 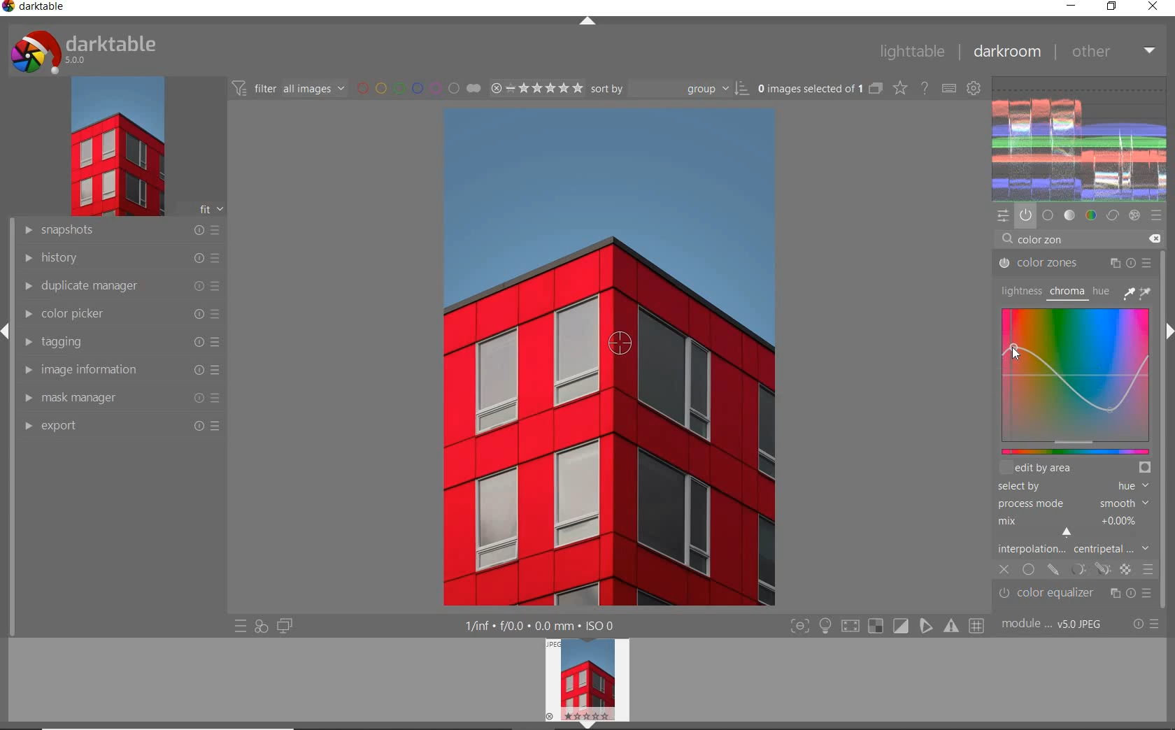 What do you see at coordinates (1081, 137) in the screenshot?
I see `waveform` at bounding box center [1081, 137].